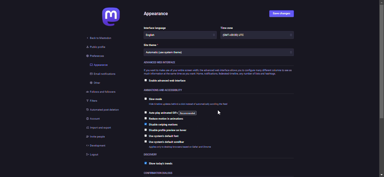  What do you see at coordinates (145, 111) in the screenshot?
I see `click to select` at bounding box center [145, 111].